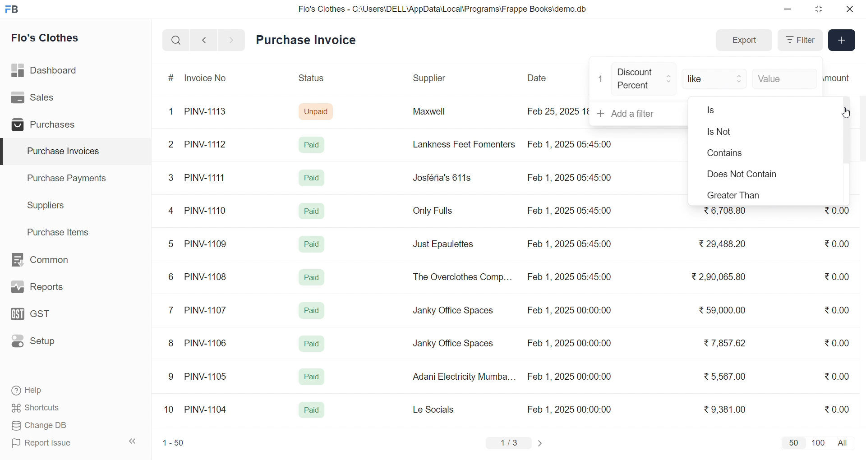  What do you see at coordinates (314, 144) in the screenshot?
I see `Paid` at bounding box center [314, 144].